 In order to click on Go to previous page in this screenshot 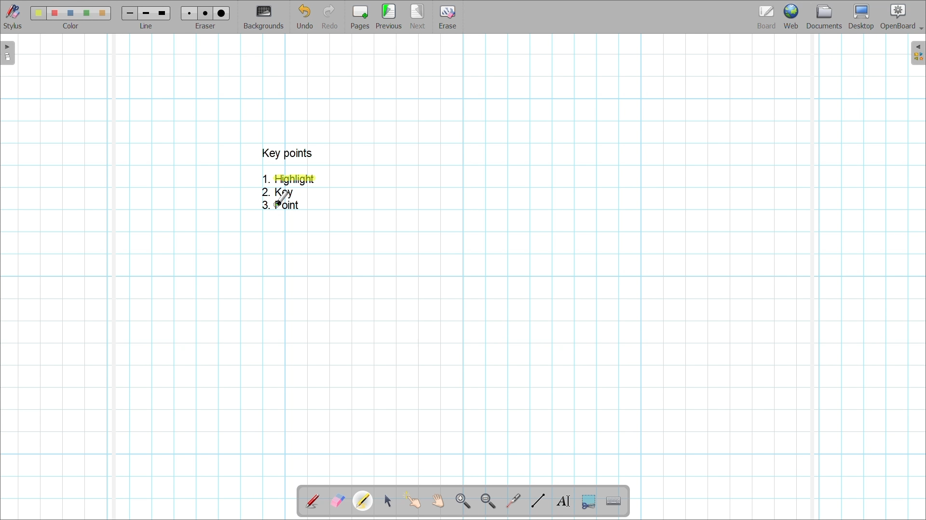, I will do `click(389, 16)`.